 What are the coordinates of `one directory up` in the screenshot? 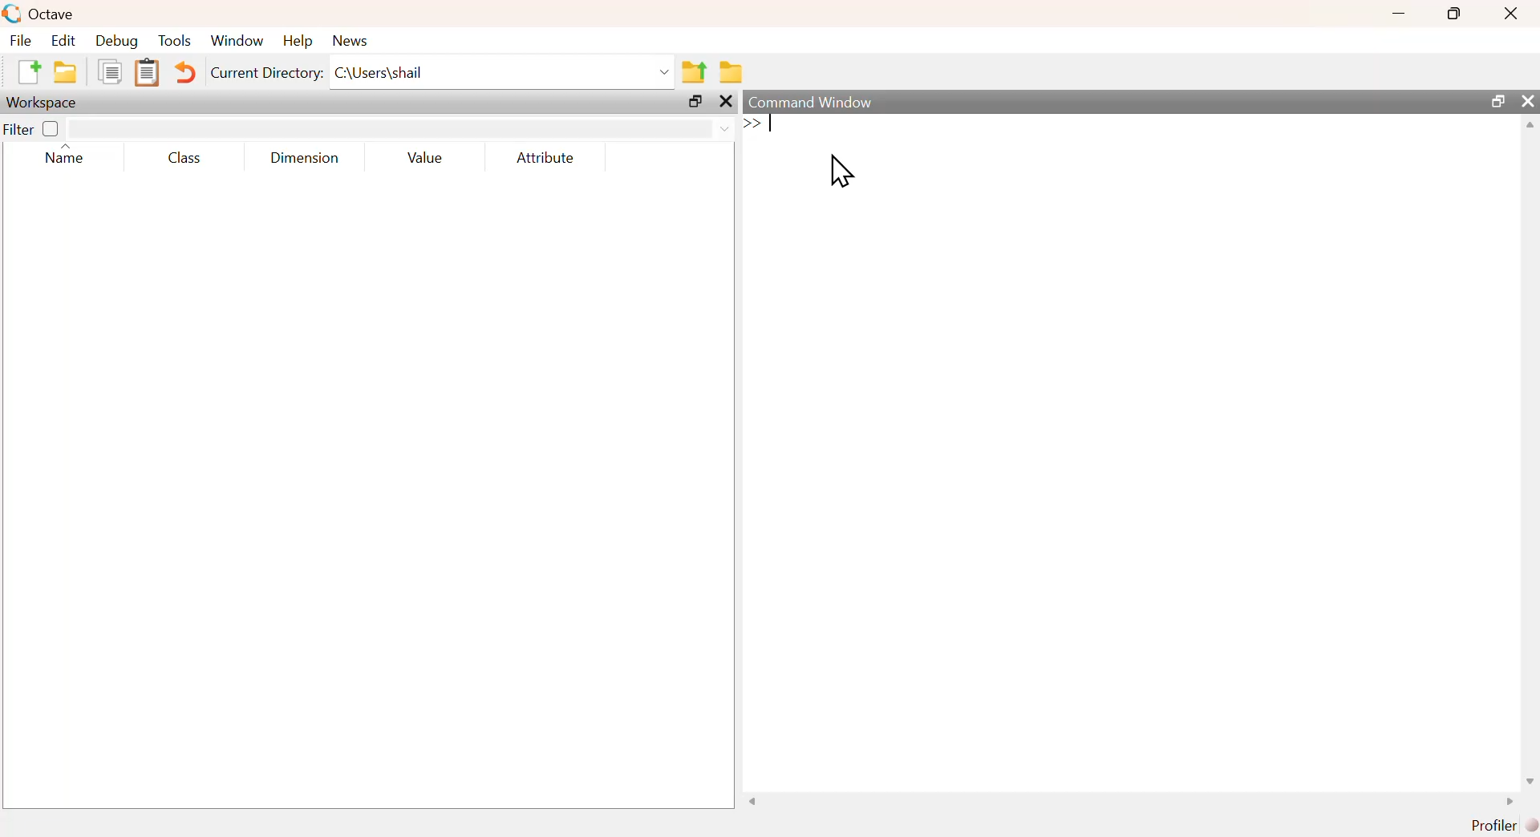 It's located at (695, 70).